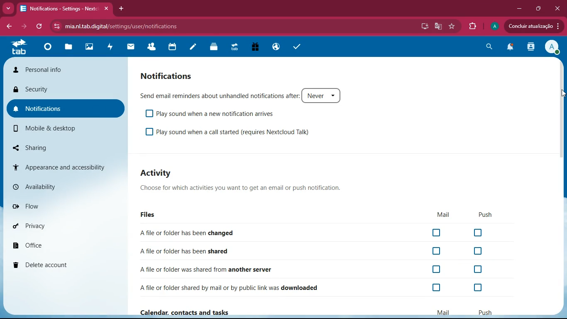 This screenshot has width=567, height=319. I want to click on notifications, so click(509, 48).